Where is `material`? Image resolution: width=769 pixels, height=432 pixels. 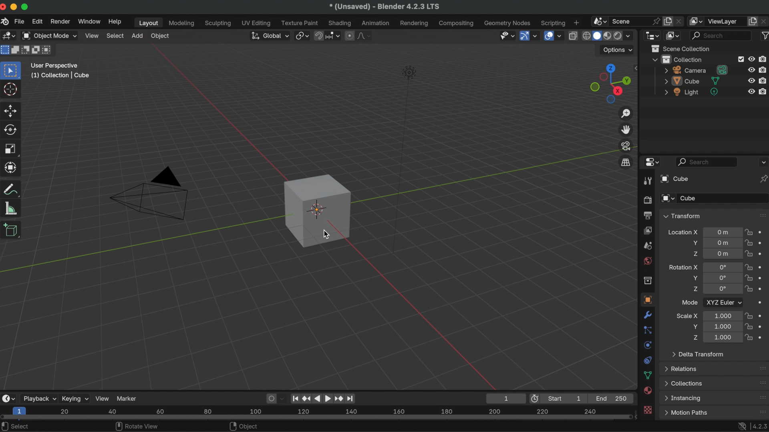 material is located at coordinates (648, 391).